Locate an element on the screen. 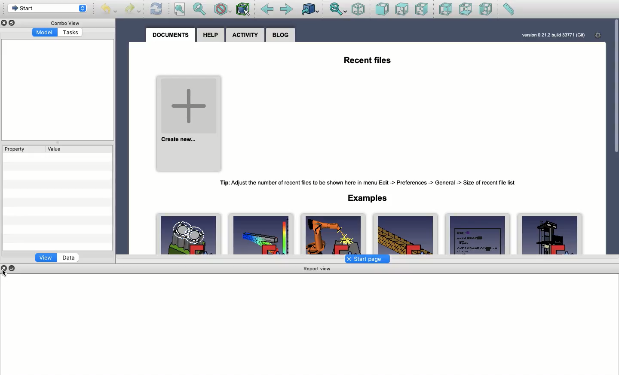 Image resolution: width=619 pixels, height=375 pixels. Measure is located at coordinates (509, 10).